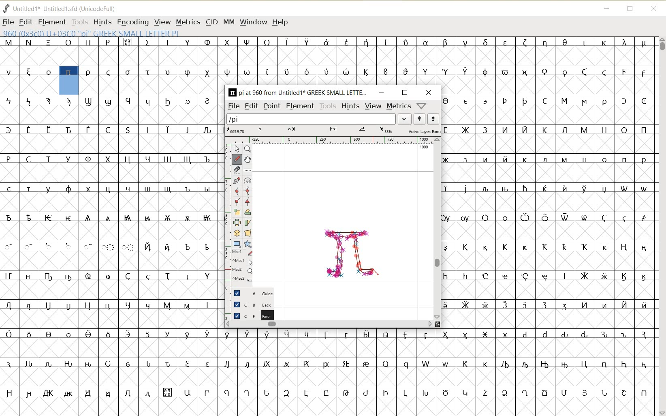 The width and height of the screenshot is (666, 416). Describe the element at coordinates (133, 21) in the screenshot. I see `ENCODING` at that location.